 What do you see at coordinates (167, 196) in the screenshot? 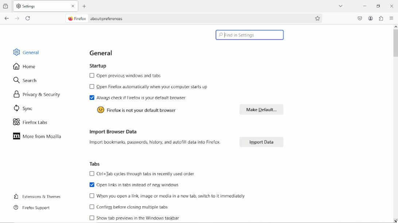
I see `When you open a link image or media in a new tab, switch to it immediately` at bounding box center [167, 196].